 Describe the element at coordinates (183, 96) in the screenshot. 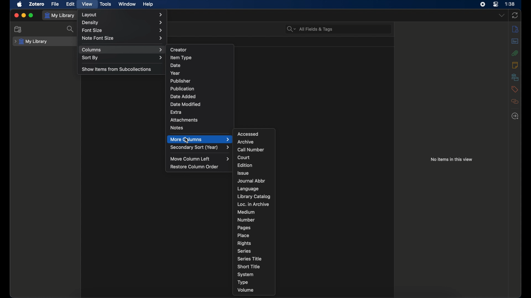

I see `date added` at that location.